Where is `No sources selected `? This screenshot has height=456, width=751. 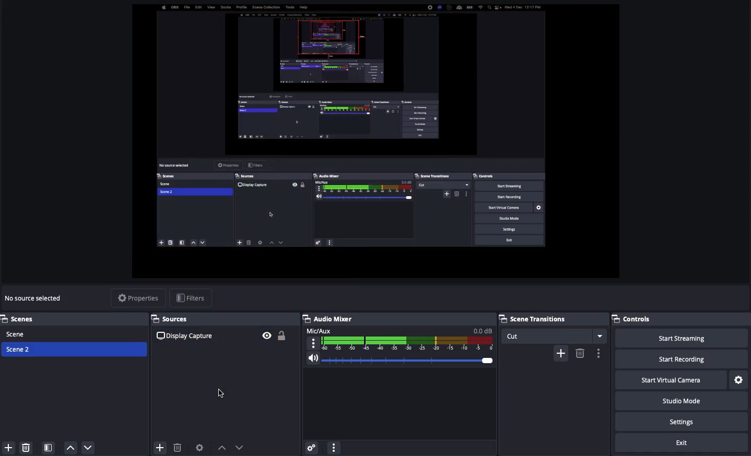 No sources selected  is located at coordinates (37, 299).